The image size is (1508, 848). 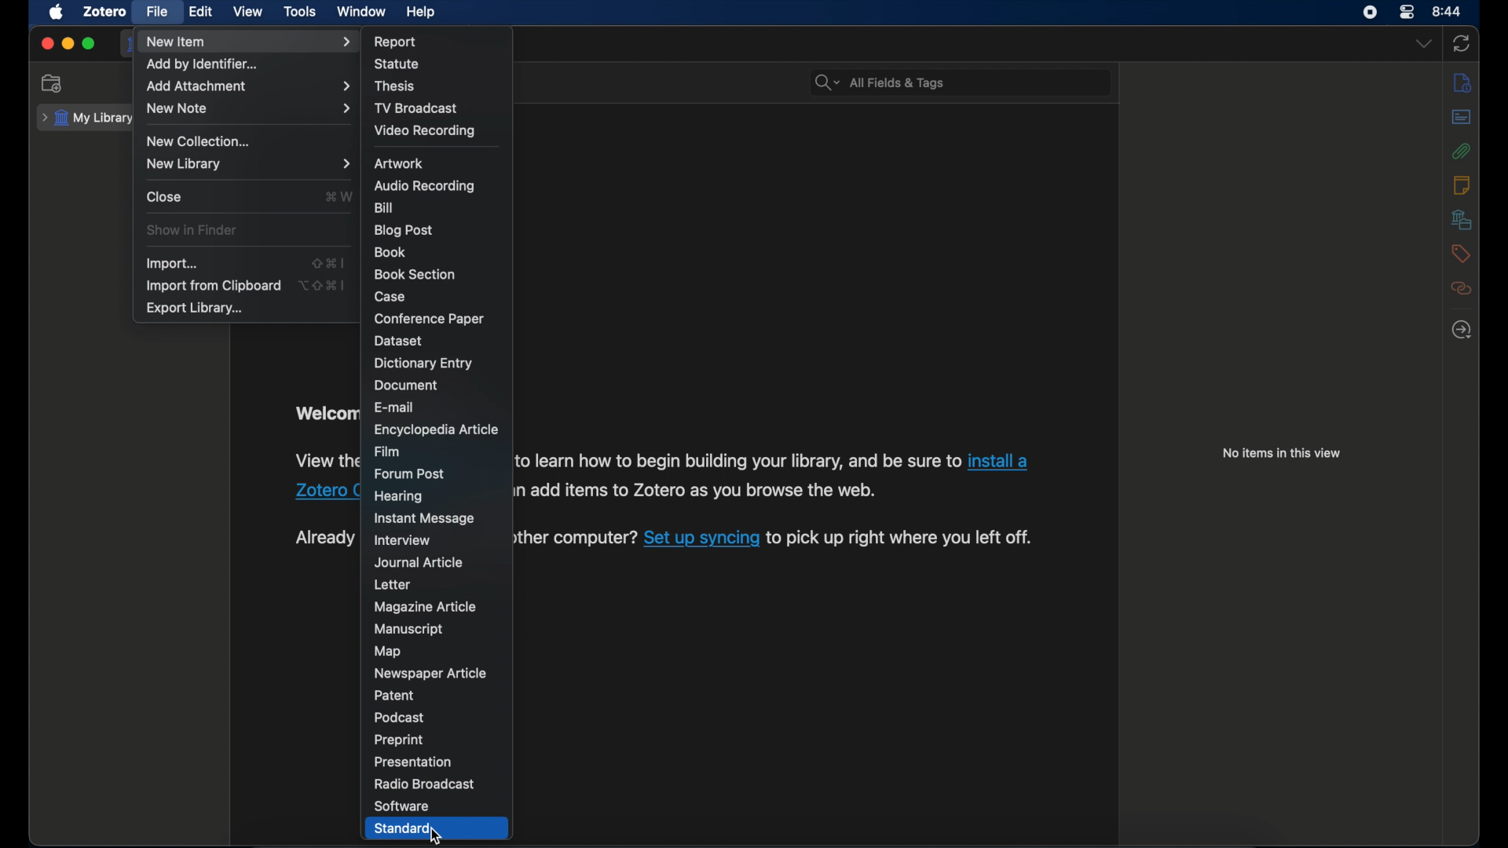 I want to click on sync, so click(x=1464, y=42).